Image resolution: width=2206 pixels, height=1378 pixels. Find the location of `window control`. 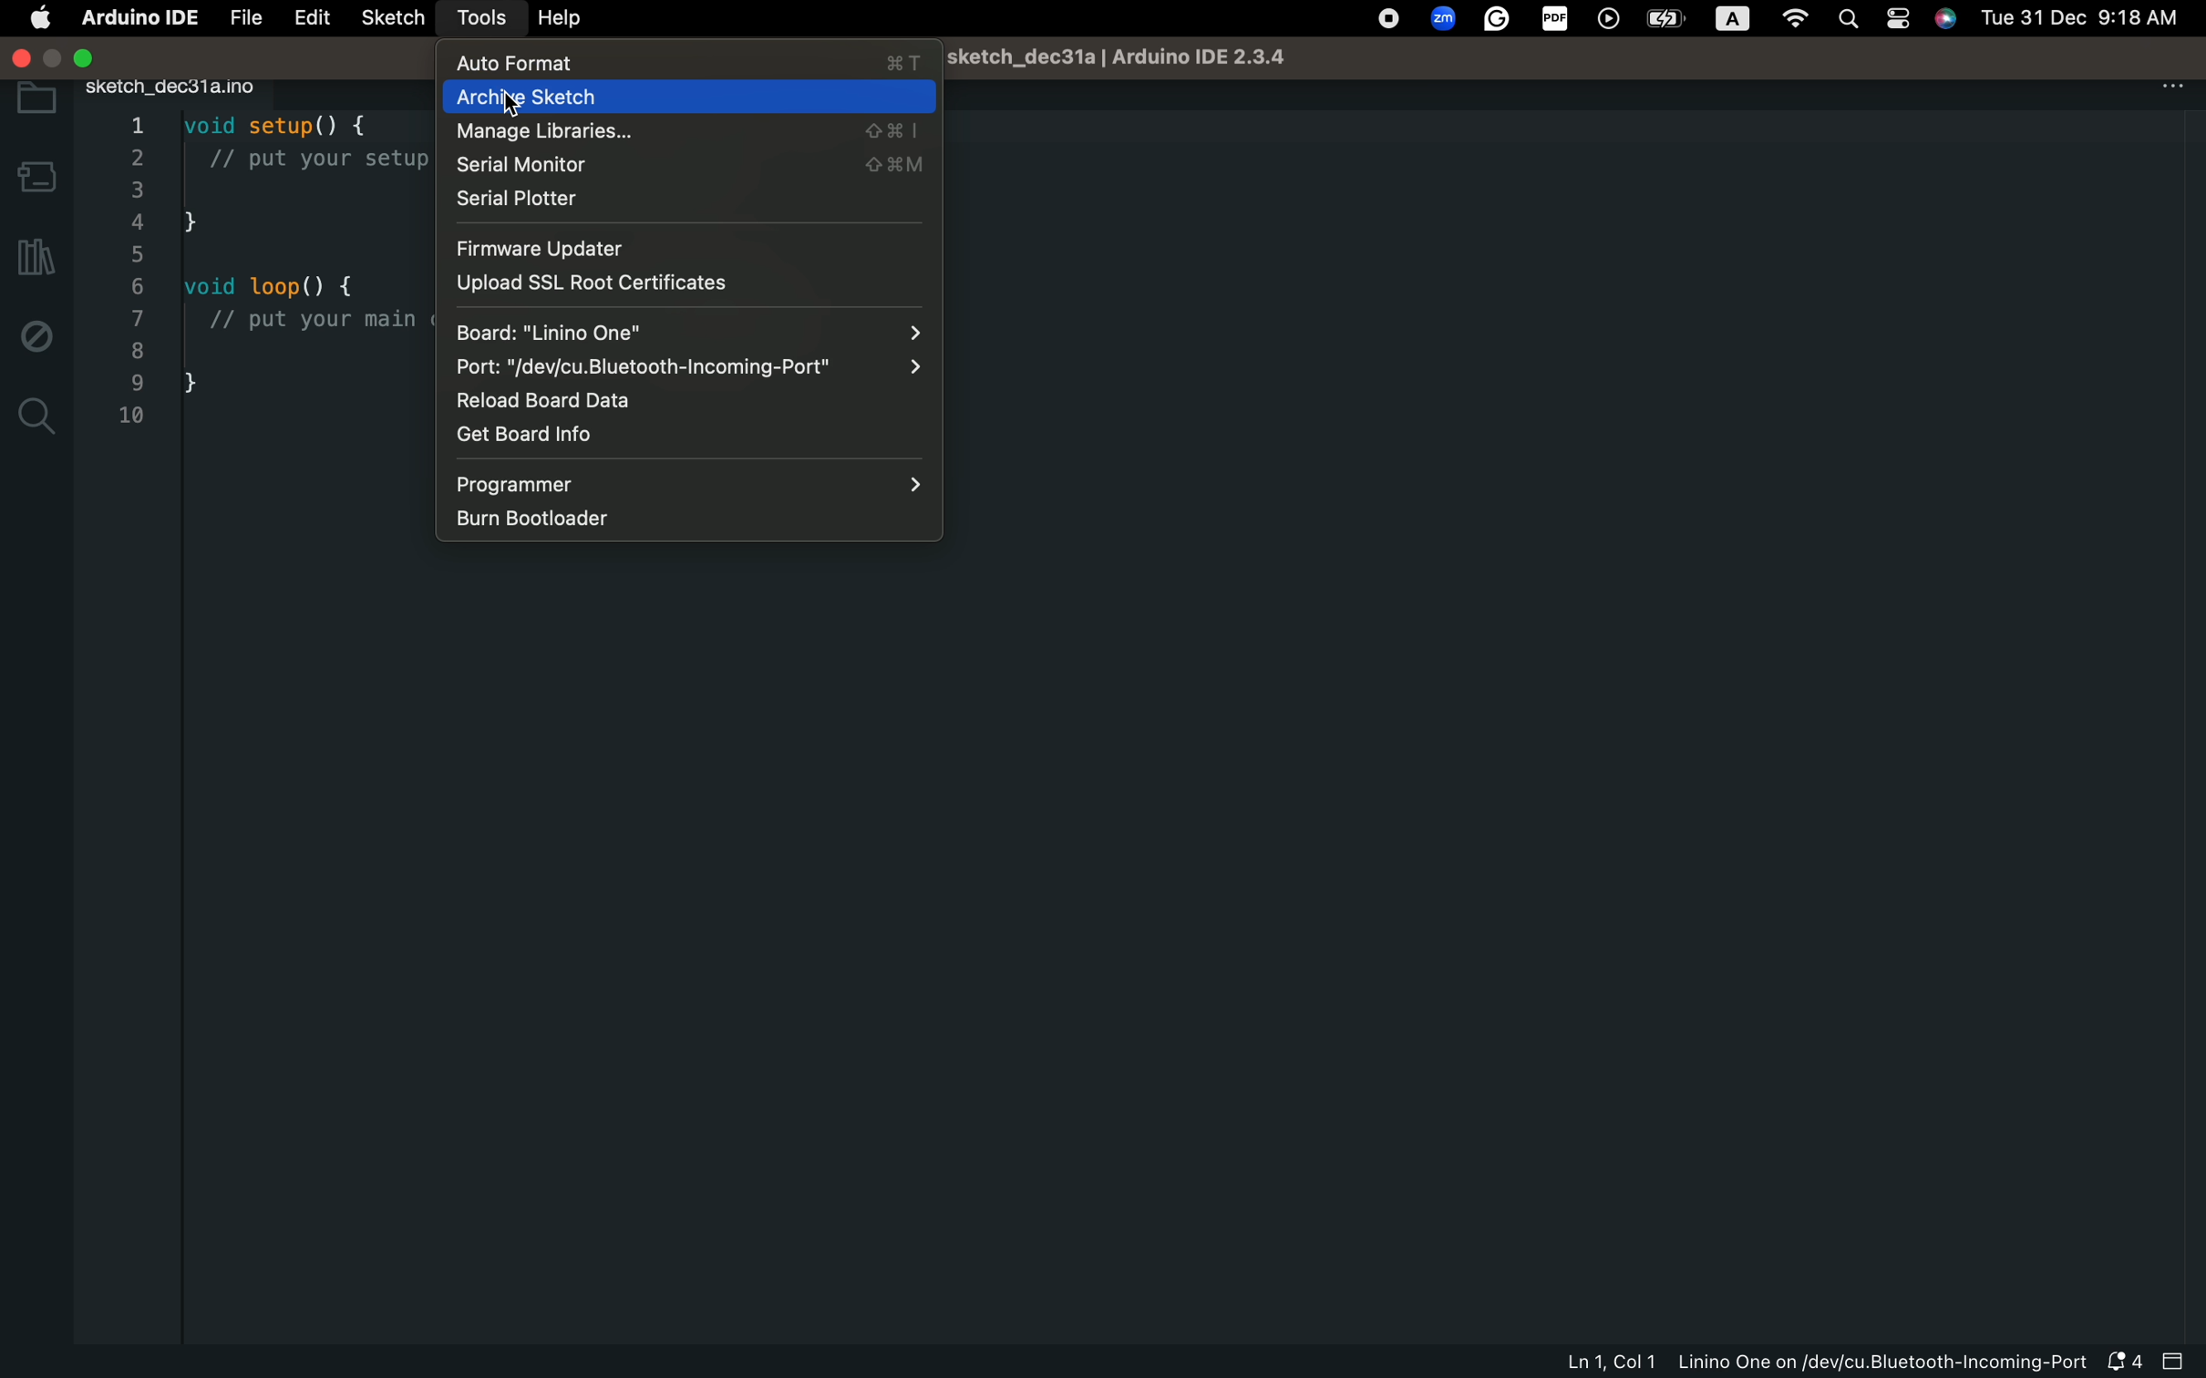

window control is located at coordinates (63, 54).